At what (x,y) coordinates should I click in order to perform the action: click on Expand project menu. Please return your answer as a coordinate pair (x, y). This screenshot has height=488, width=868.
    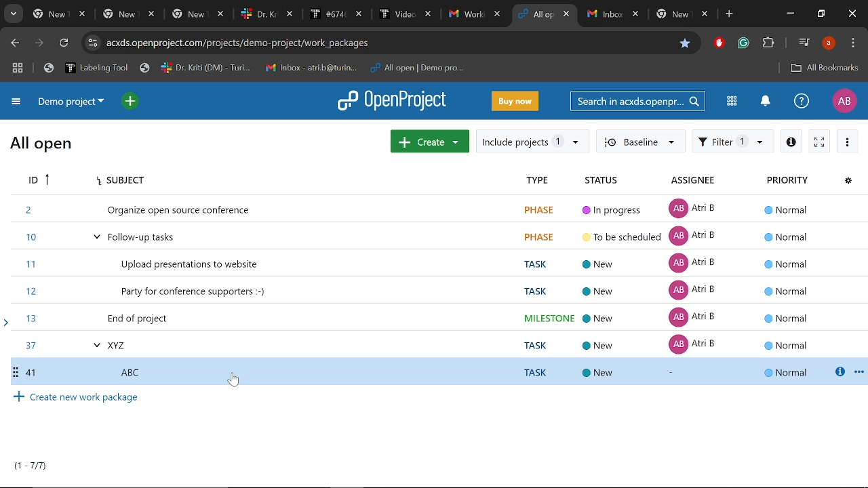
    Looking at the image, I should click on (16, 103).